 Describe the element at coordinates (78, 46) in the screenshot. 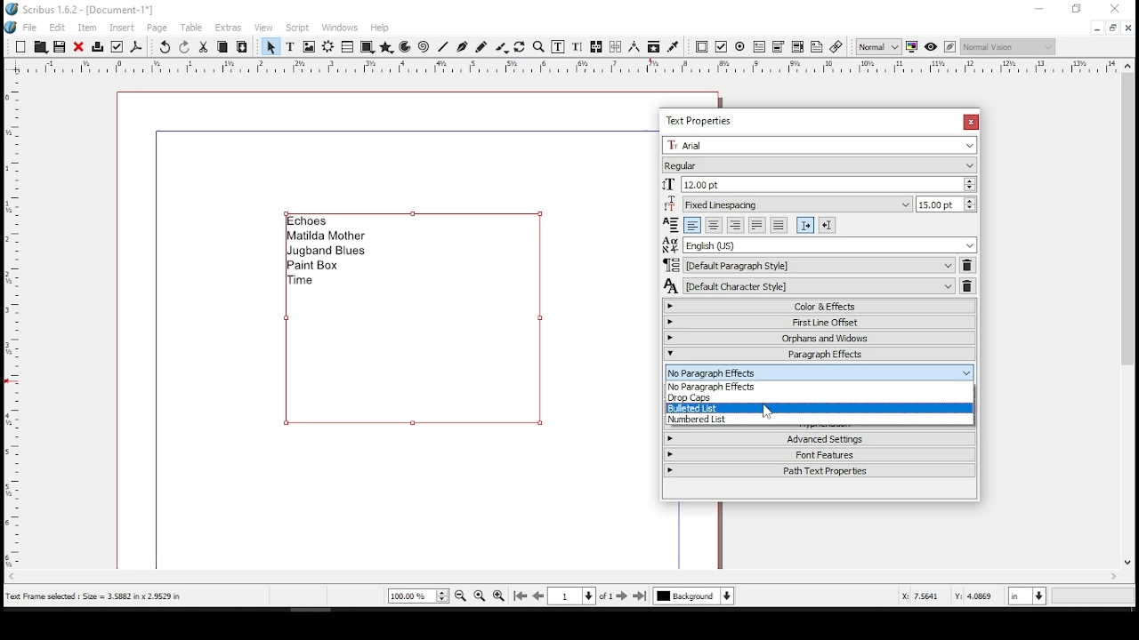

I see `close` at that location.